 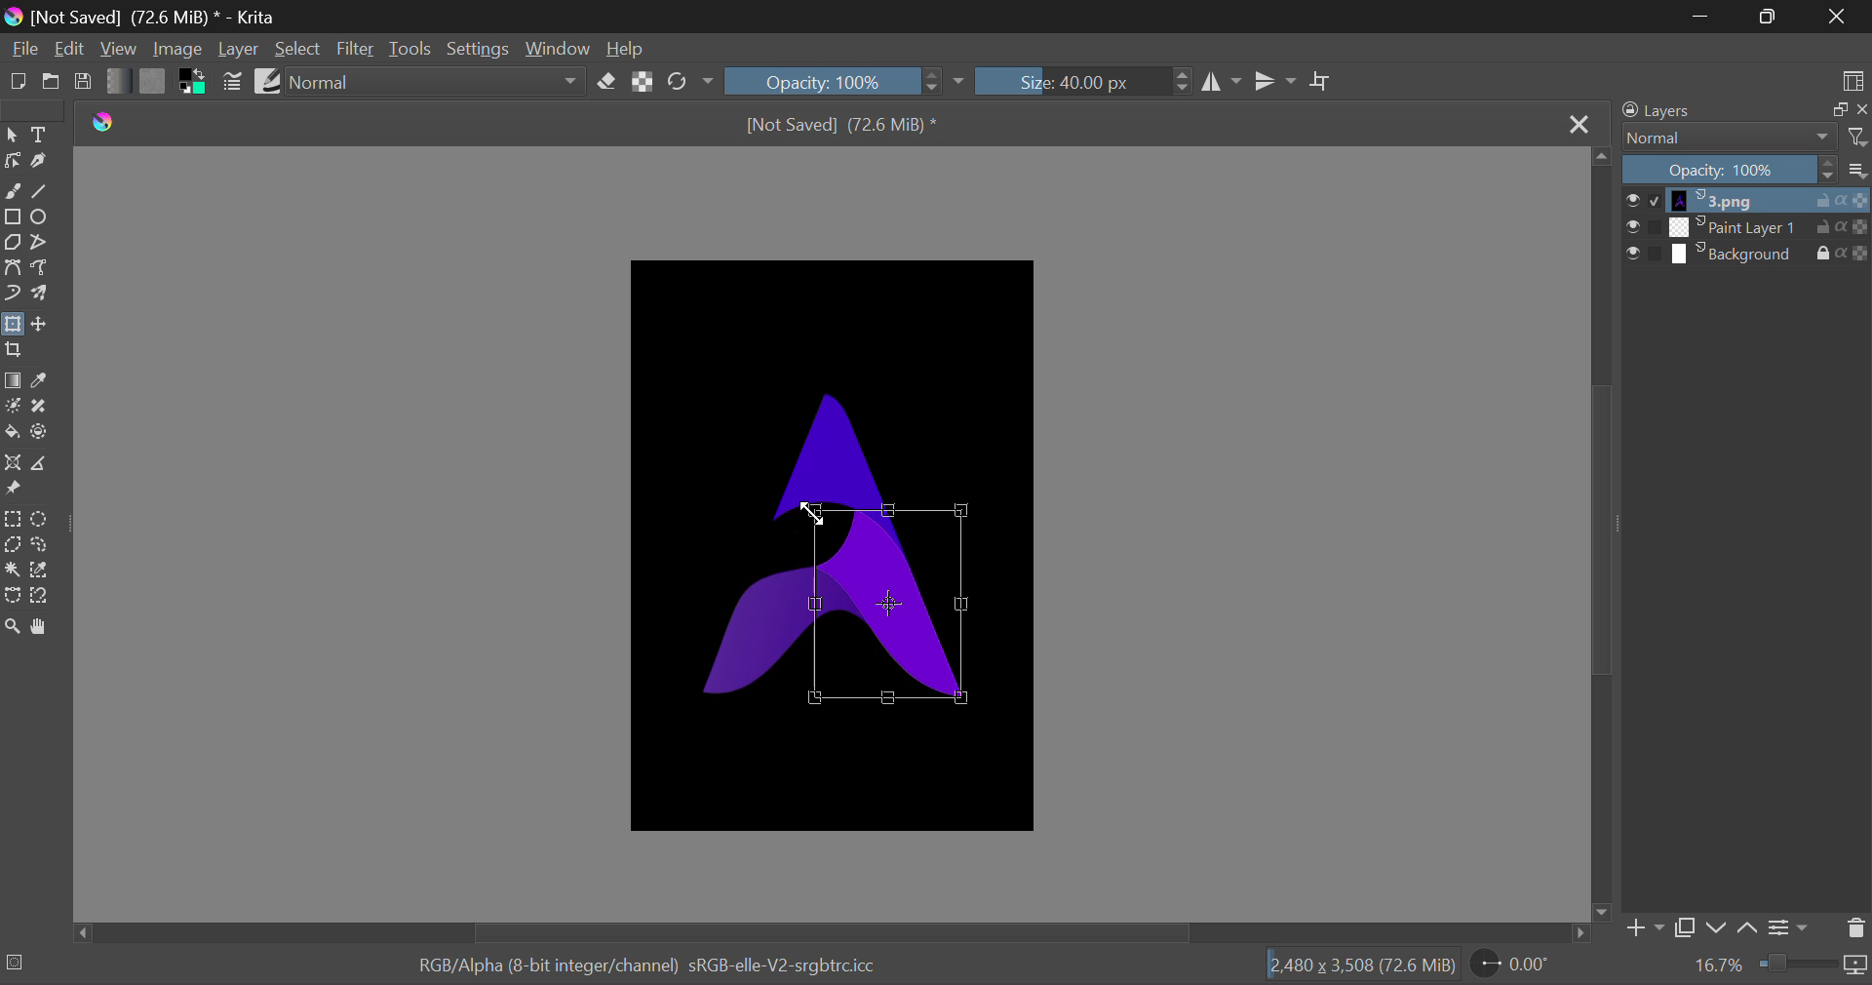 What do you see at coordinates (46, 463) in the screenshot?
I see `Measurements` at bounding box center [46, 463].